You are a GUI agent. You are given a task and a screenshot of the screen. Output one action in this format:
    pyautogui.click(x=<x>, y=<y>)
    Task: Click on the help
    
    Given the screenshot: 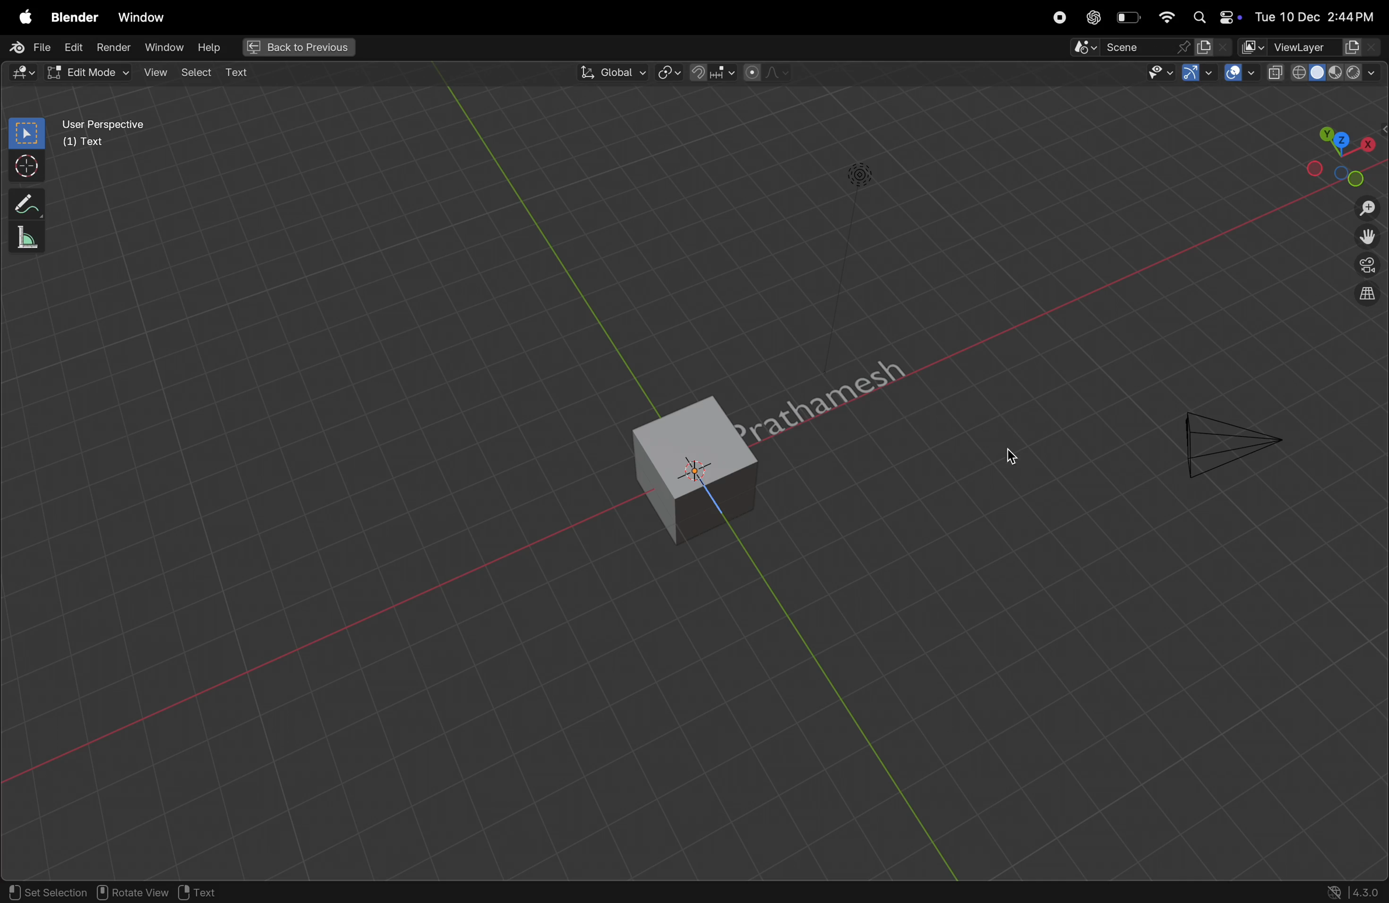 What is the action you would take?
    pyautogui.click(x=215, y=47)
    